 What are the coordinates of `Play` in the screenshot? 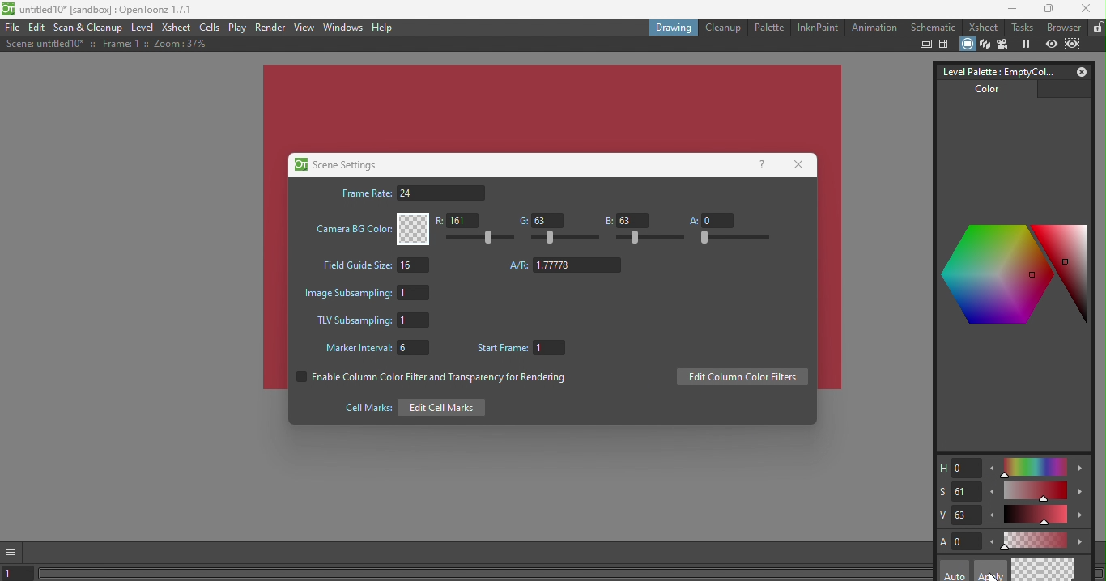 It's located at (238, 28).